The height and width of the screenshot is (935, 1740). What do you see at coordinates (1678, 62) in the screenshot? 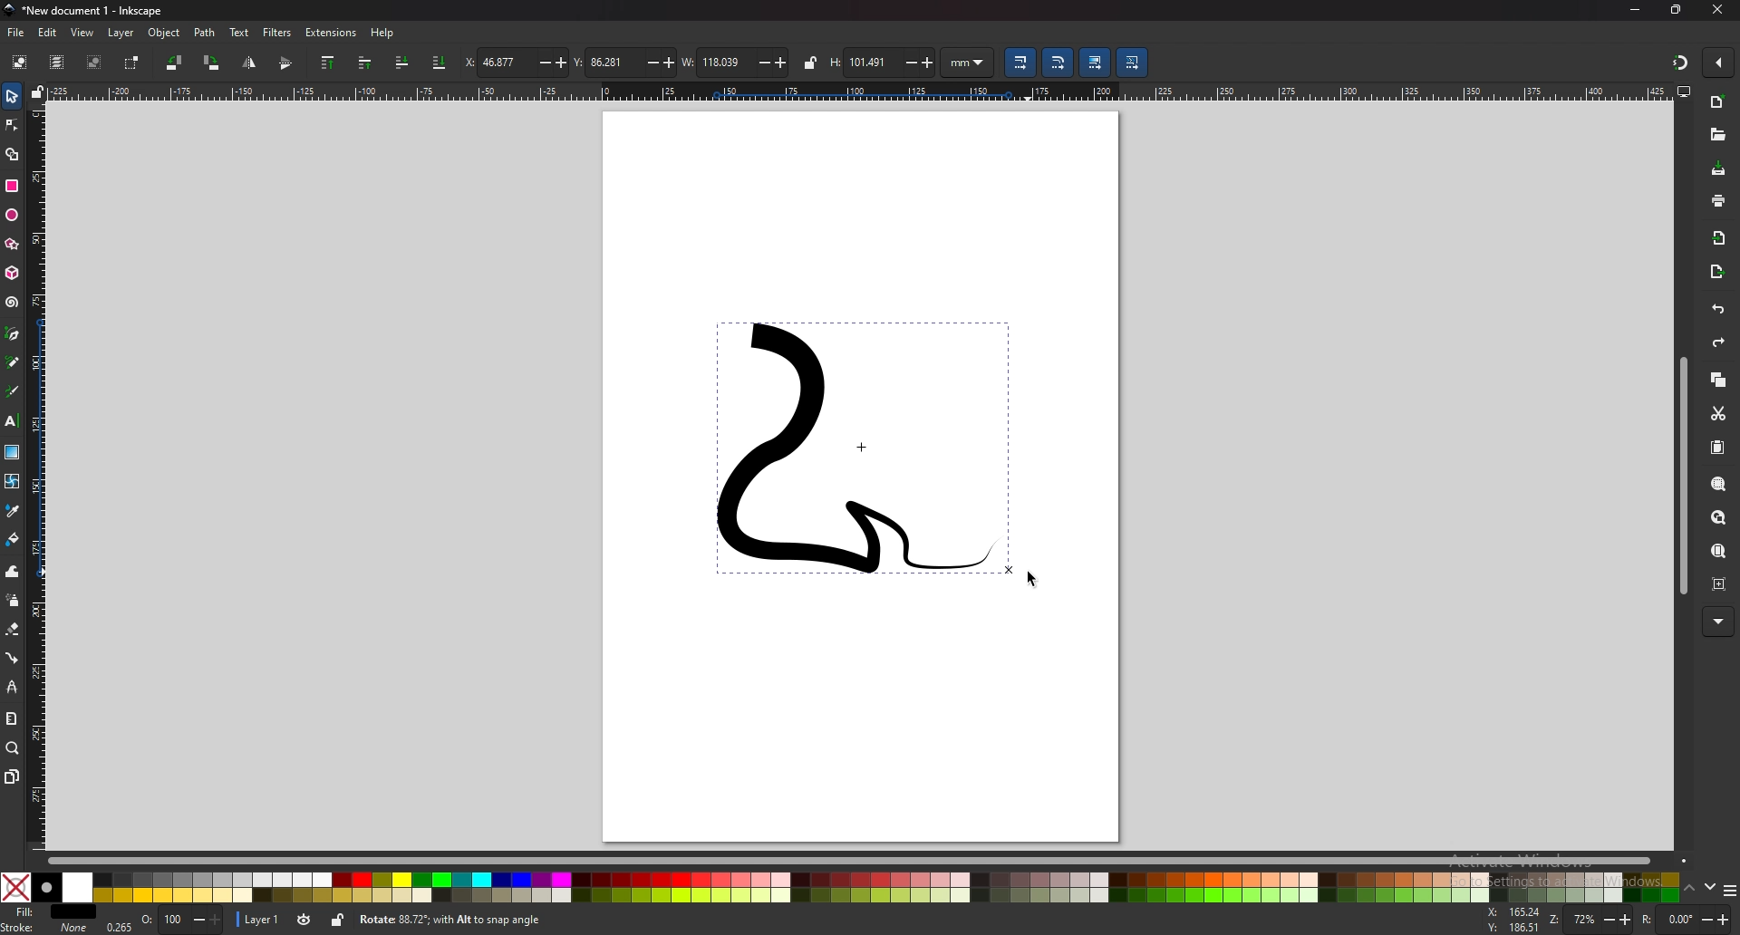
I see `snapping` at bounding box center [1678, 62].